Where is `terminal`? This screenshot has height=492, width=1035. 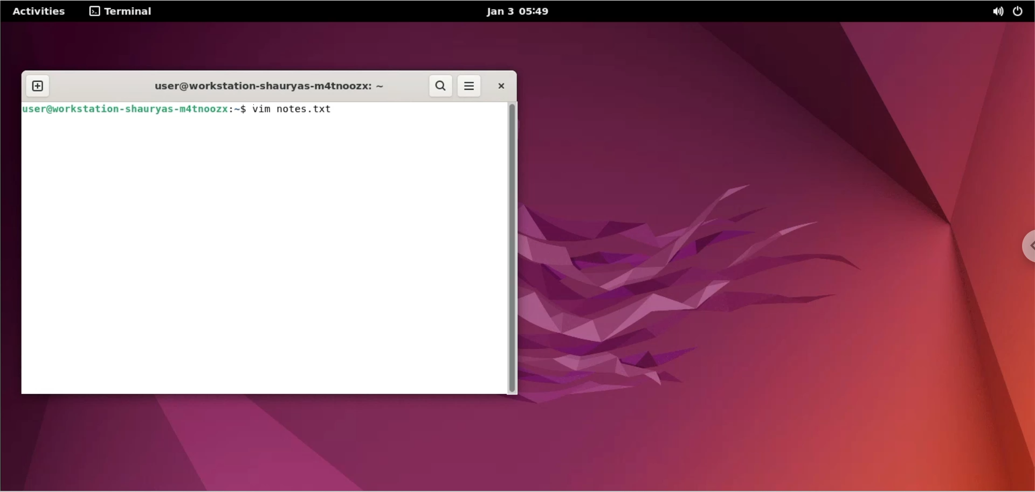
terminal is located at coordinates (124, 11).